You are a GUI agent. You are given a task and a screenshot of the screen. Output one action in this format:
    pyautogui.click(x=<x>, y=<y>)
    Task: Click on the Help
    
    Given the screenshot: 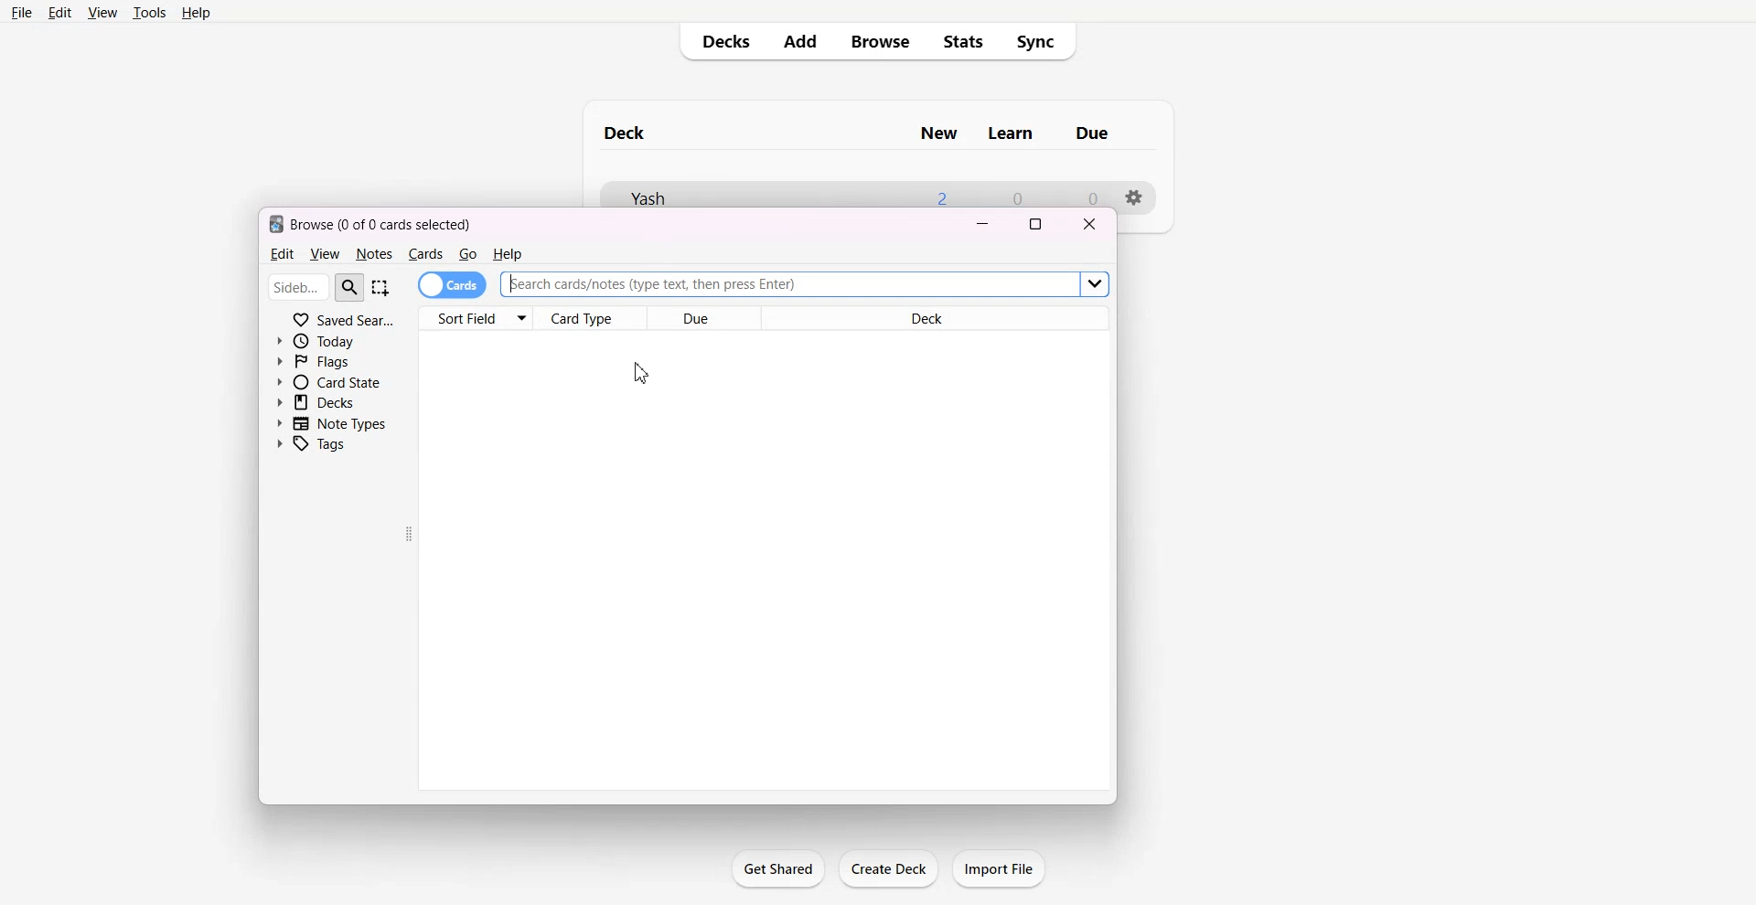 What is the action you would take?
    pyautogui.click(x=196, y=12)
    